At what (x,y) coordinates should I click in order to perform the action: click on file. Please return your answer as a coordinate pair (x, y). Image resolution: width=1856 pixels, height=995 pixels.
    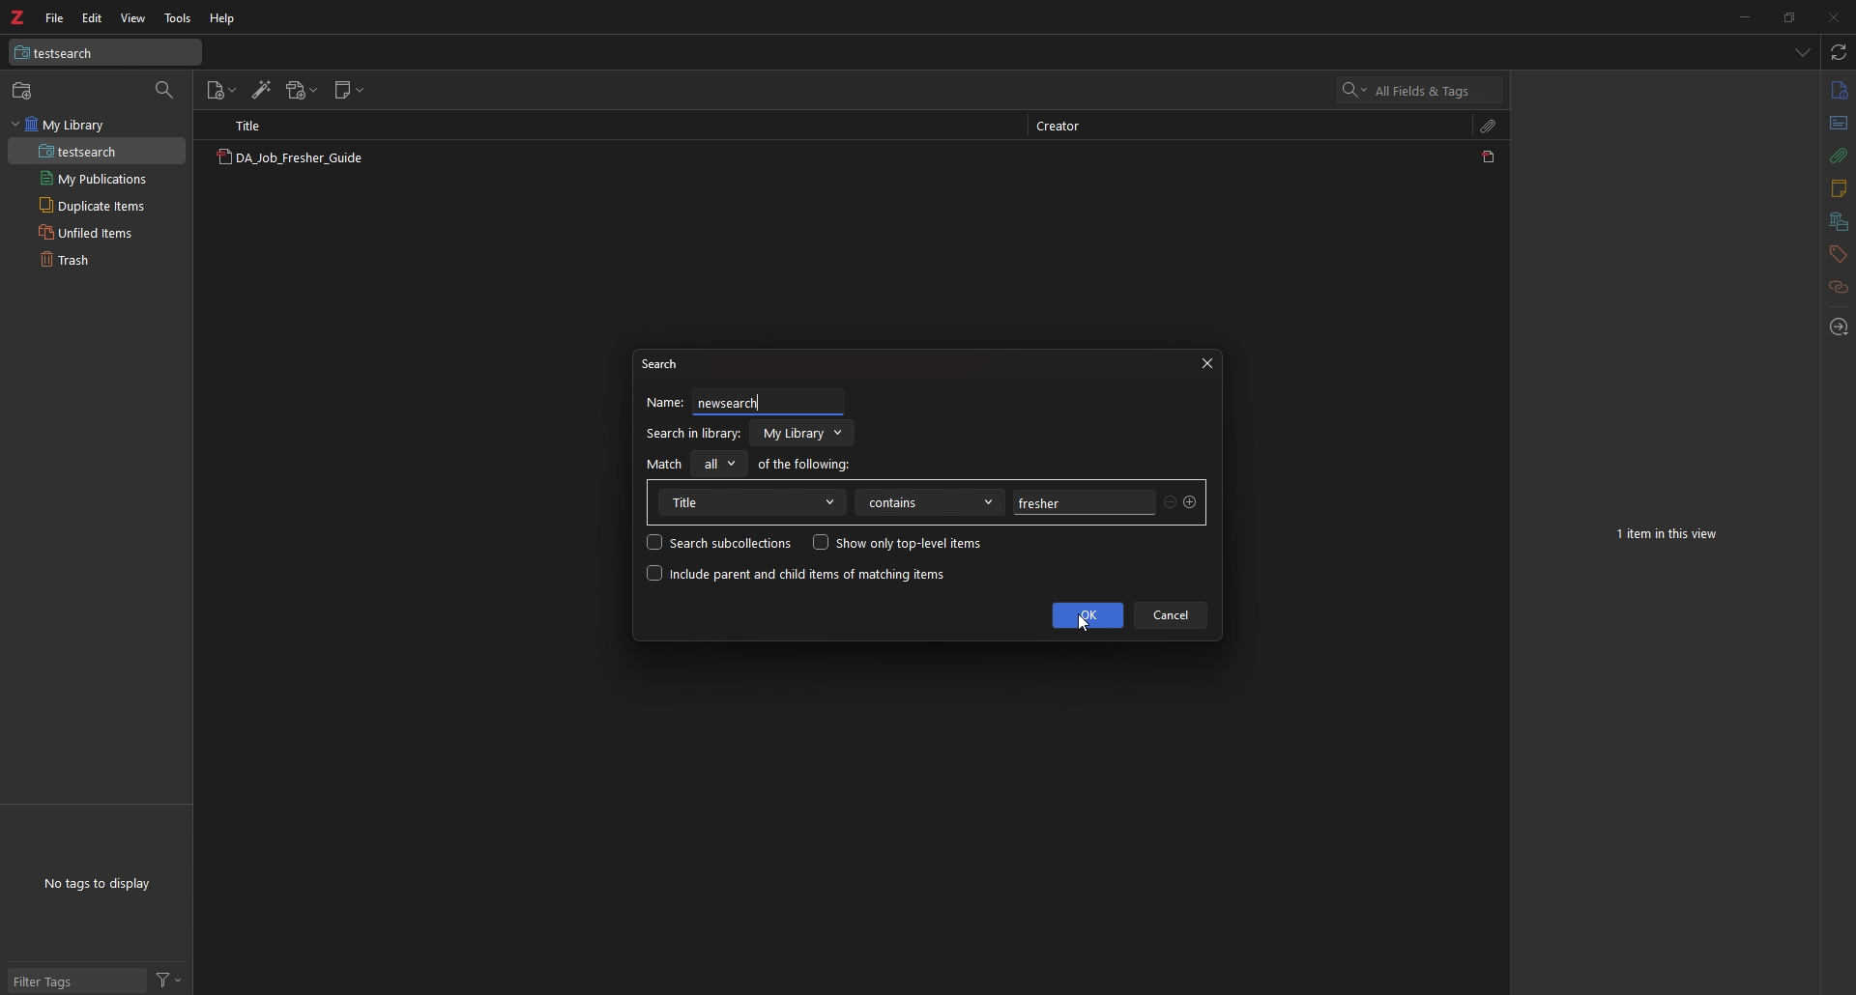
    Looking at the image, I should click on (57, 17).